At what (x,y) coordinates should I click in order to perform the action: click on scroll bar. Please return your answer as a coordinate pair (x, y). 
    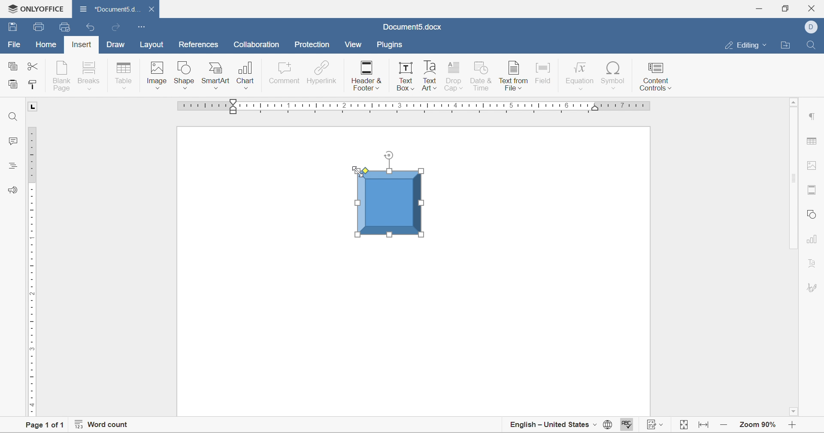
    Looking at the image, I should click on (794, 177).